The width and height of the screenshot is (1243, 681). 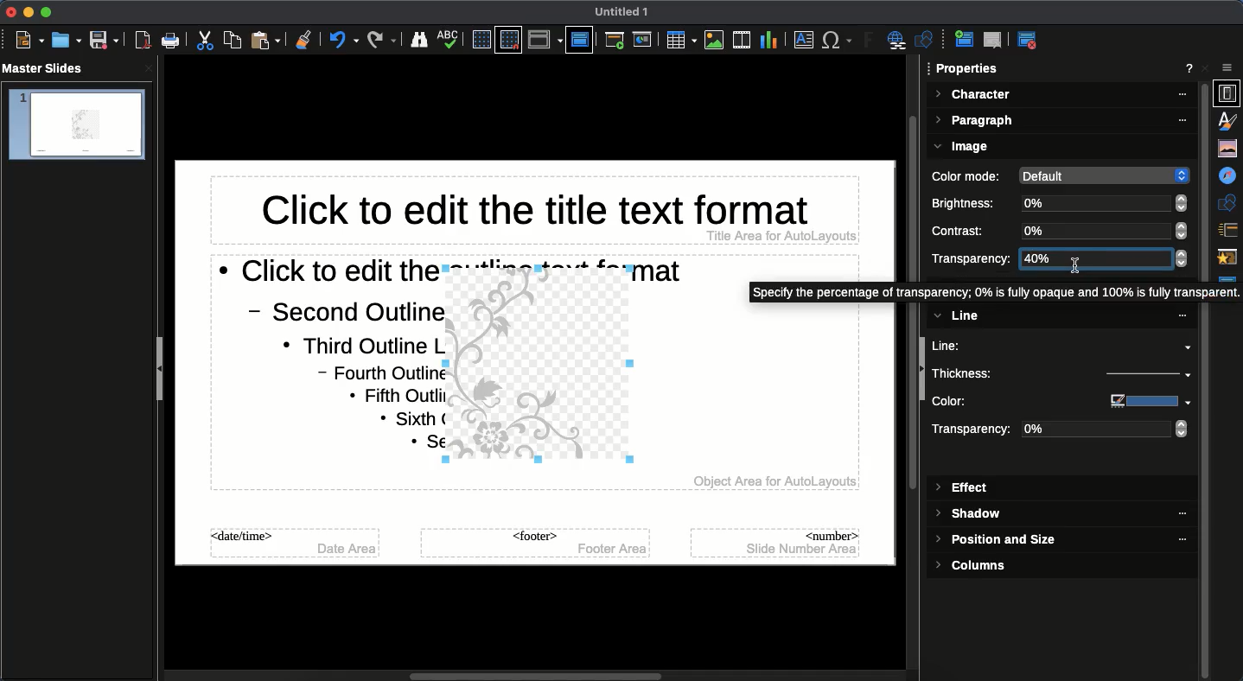 What do you see at coordinates (543, 370) in the screenshot?
I see `Image added` at bounding box center [543, 370].